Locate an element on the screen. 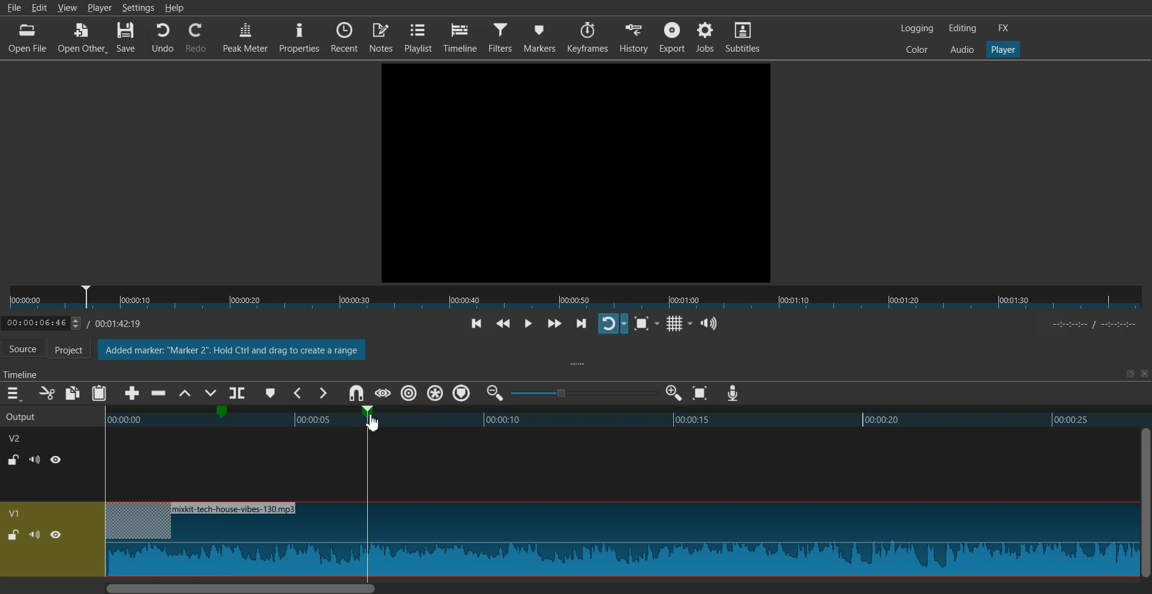 This screenshot has height=594, width=1152. Next Marker is located at coordinates (322, 393).